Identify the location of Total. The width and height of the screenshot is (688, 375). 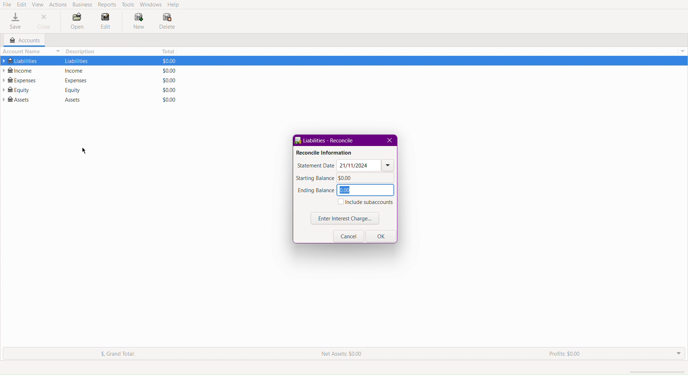
(167, 51).